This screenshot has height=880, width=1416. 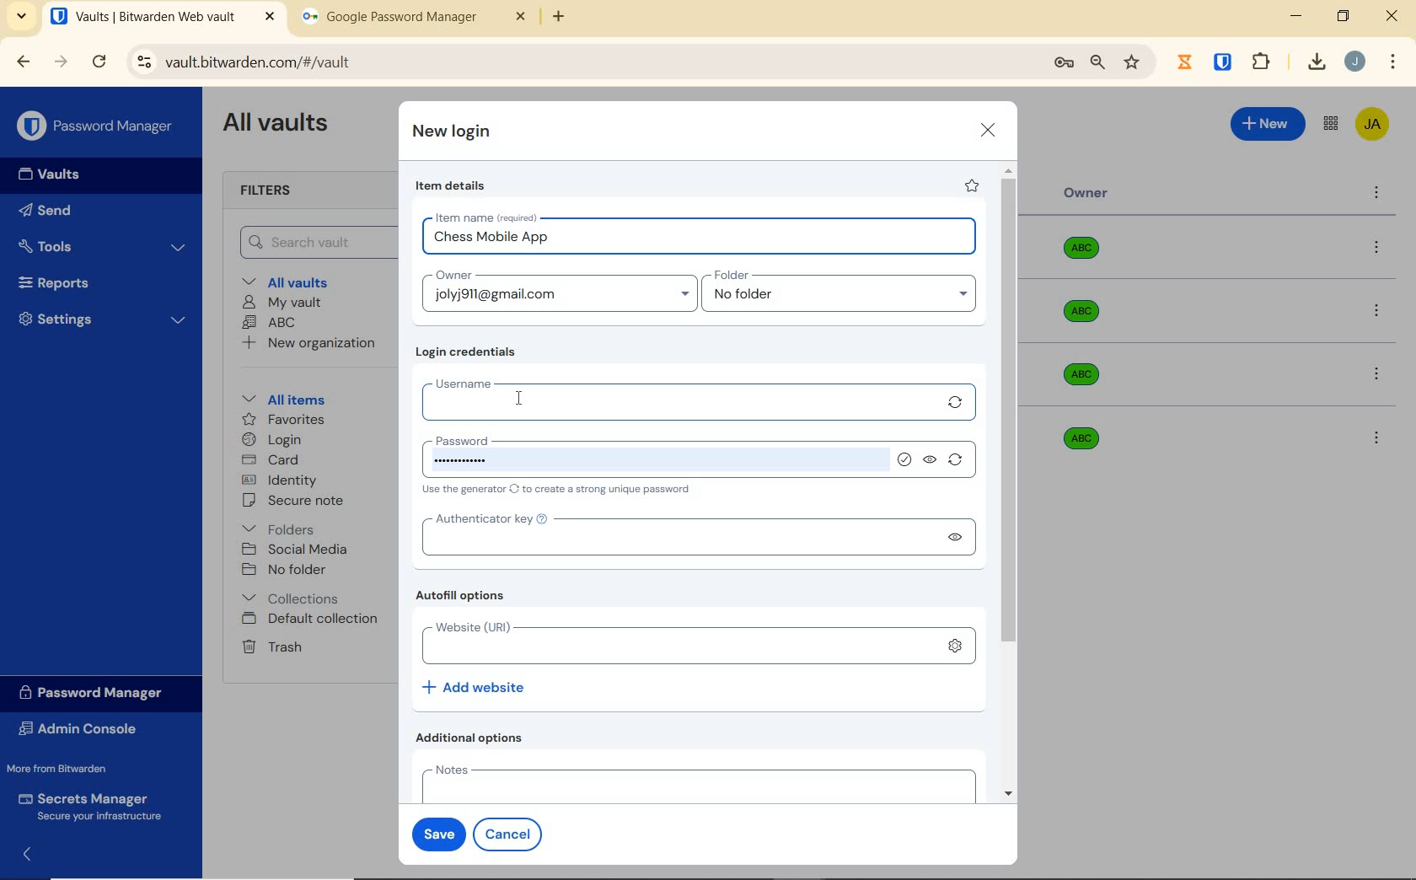 What do you see at coordinates (1268, 121) in the screenshot?
I see `New` at bounding box center [1268, 121].